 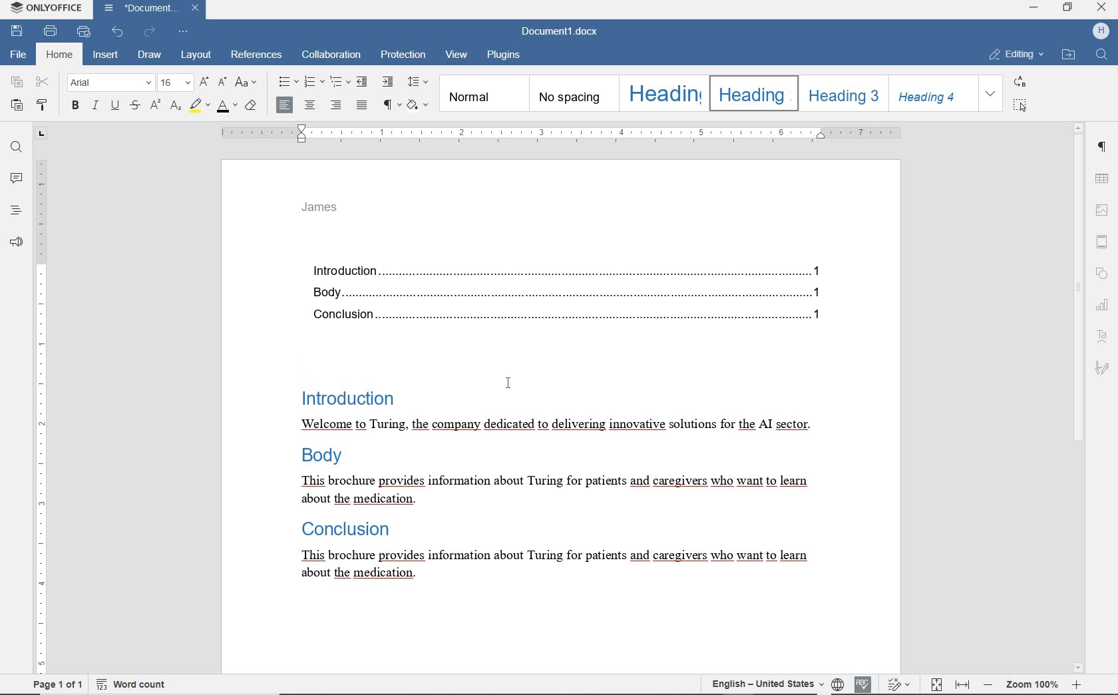 I want to click on find, so click(x=16, y=148).